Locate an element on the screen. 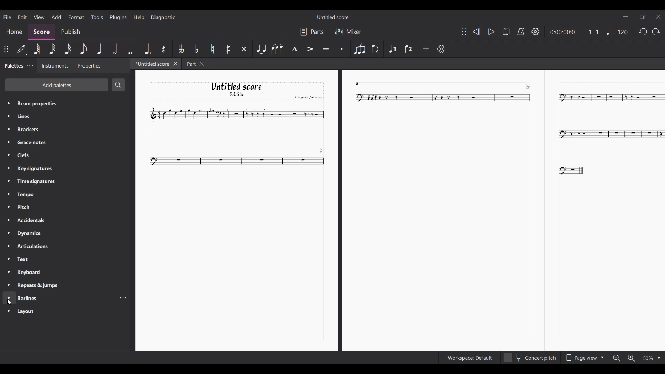 The height and width of the screenshot is (374, 665). Page view options is located at coordinates (584, 357).